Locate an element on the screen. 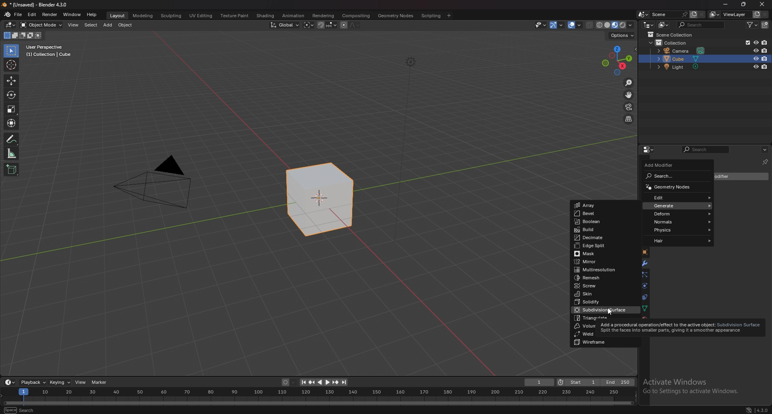 This screenshot has width=772, height=414. screw is located at coordinates (602, 286).